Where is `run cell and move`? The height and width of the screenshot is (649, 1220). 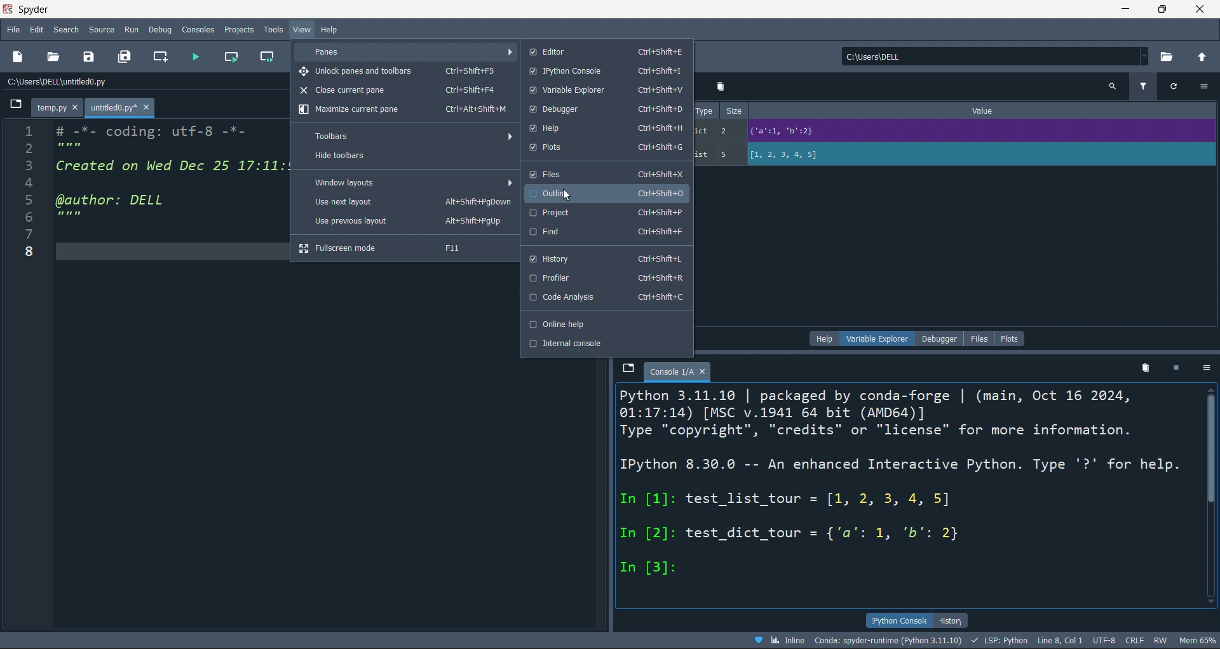
run cell and move is located at coordinates (269, 57).